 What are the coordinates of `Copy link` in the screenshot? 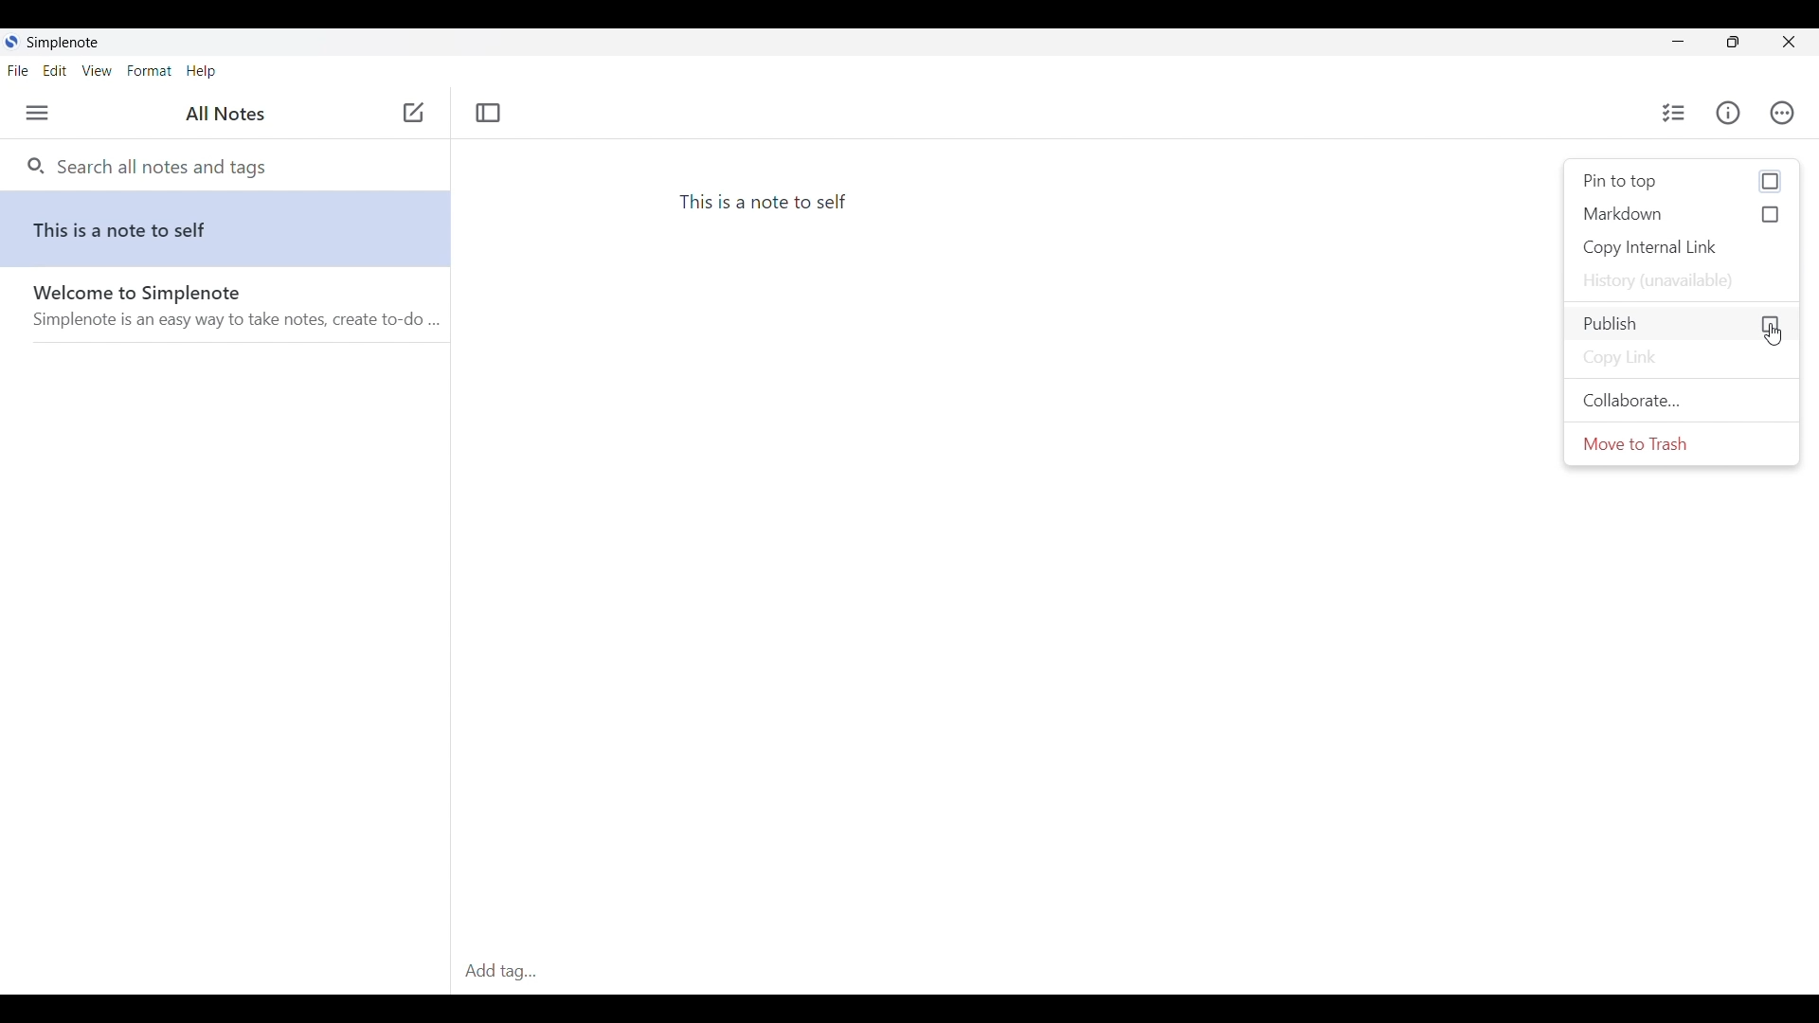 It's located at (1682, 360).